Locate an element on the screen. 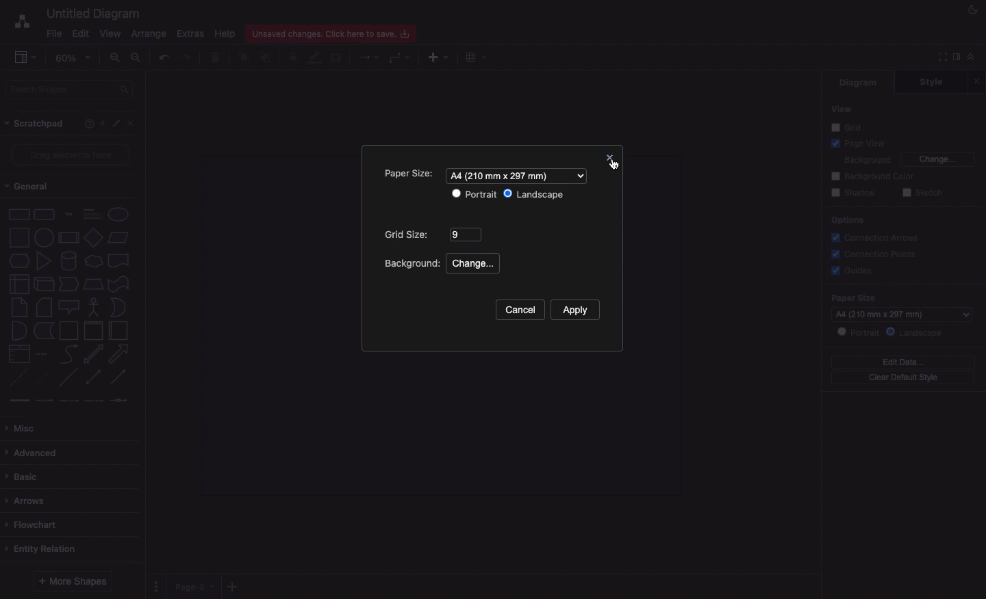  Help is located at coordinates (89, 123).